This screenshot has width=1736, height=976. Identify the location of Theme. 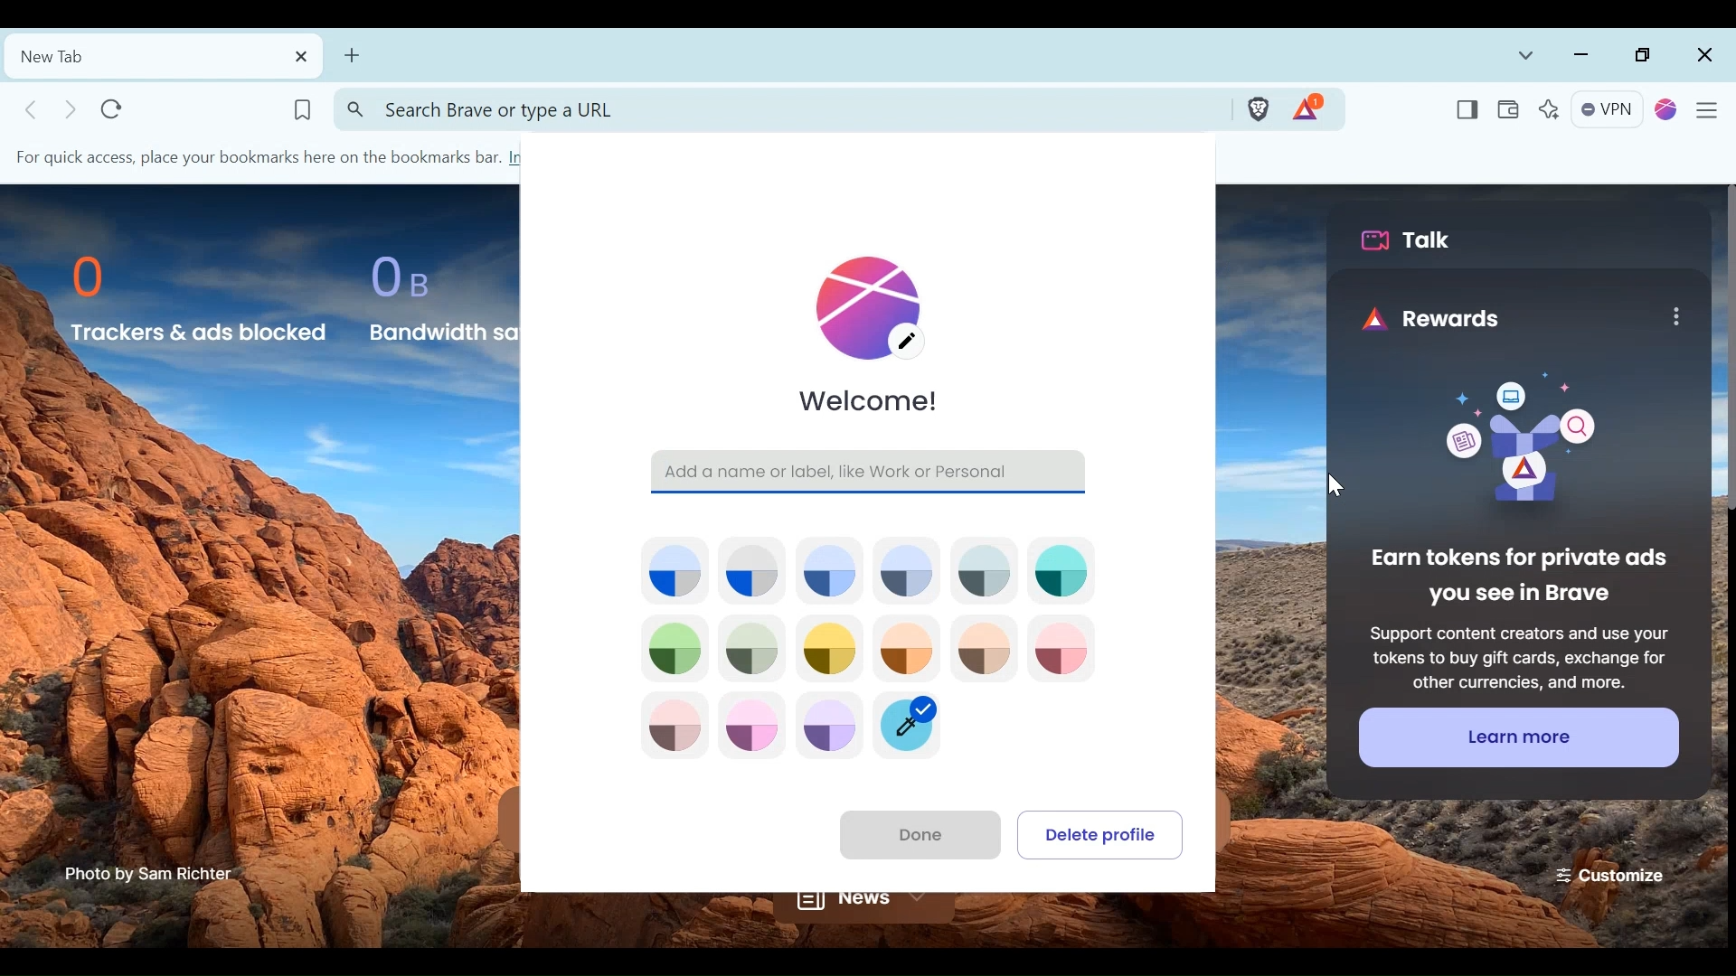
(906, 568).